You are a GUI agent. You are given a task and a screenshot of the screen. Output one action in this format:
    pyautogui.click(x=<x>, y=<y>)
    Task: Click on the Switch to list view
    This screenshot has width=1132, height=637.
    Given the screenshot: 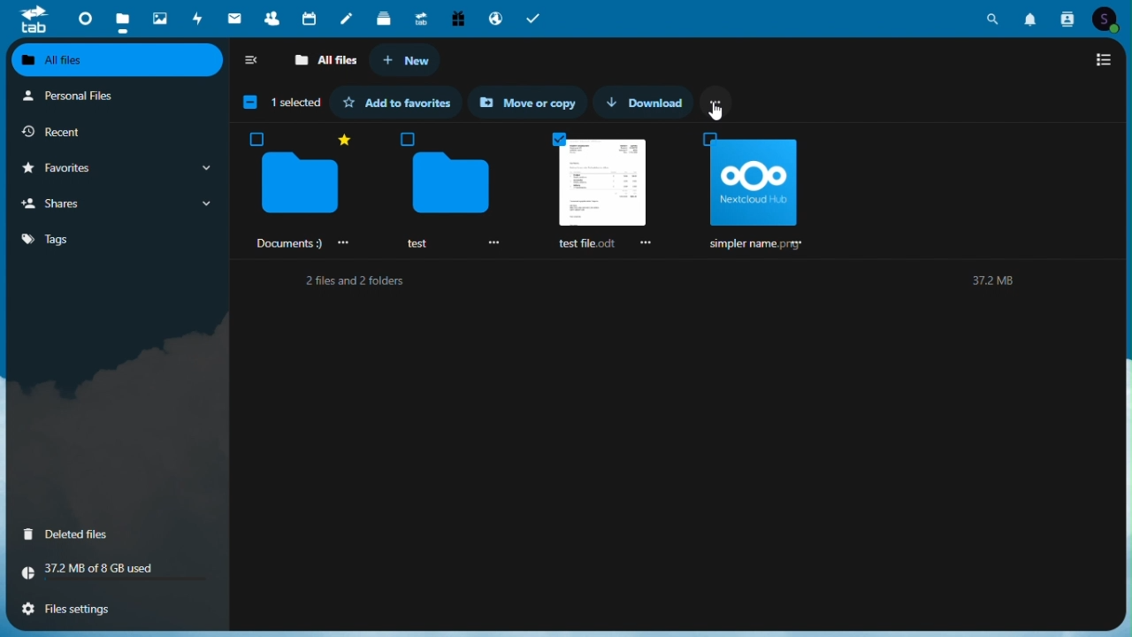 What is the action you would take?
    pyautogui.click(x=1099, y=59)
    